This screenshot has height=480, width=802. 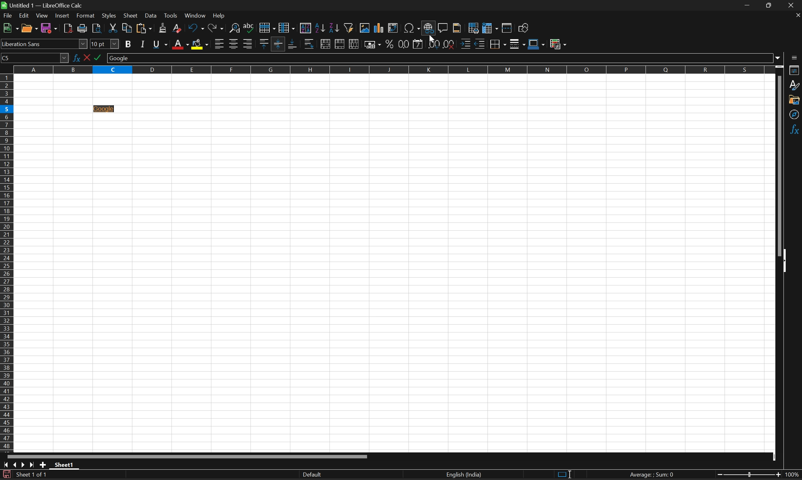 I want to click on Redo, so click(x=216, y=28).